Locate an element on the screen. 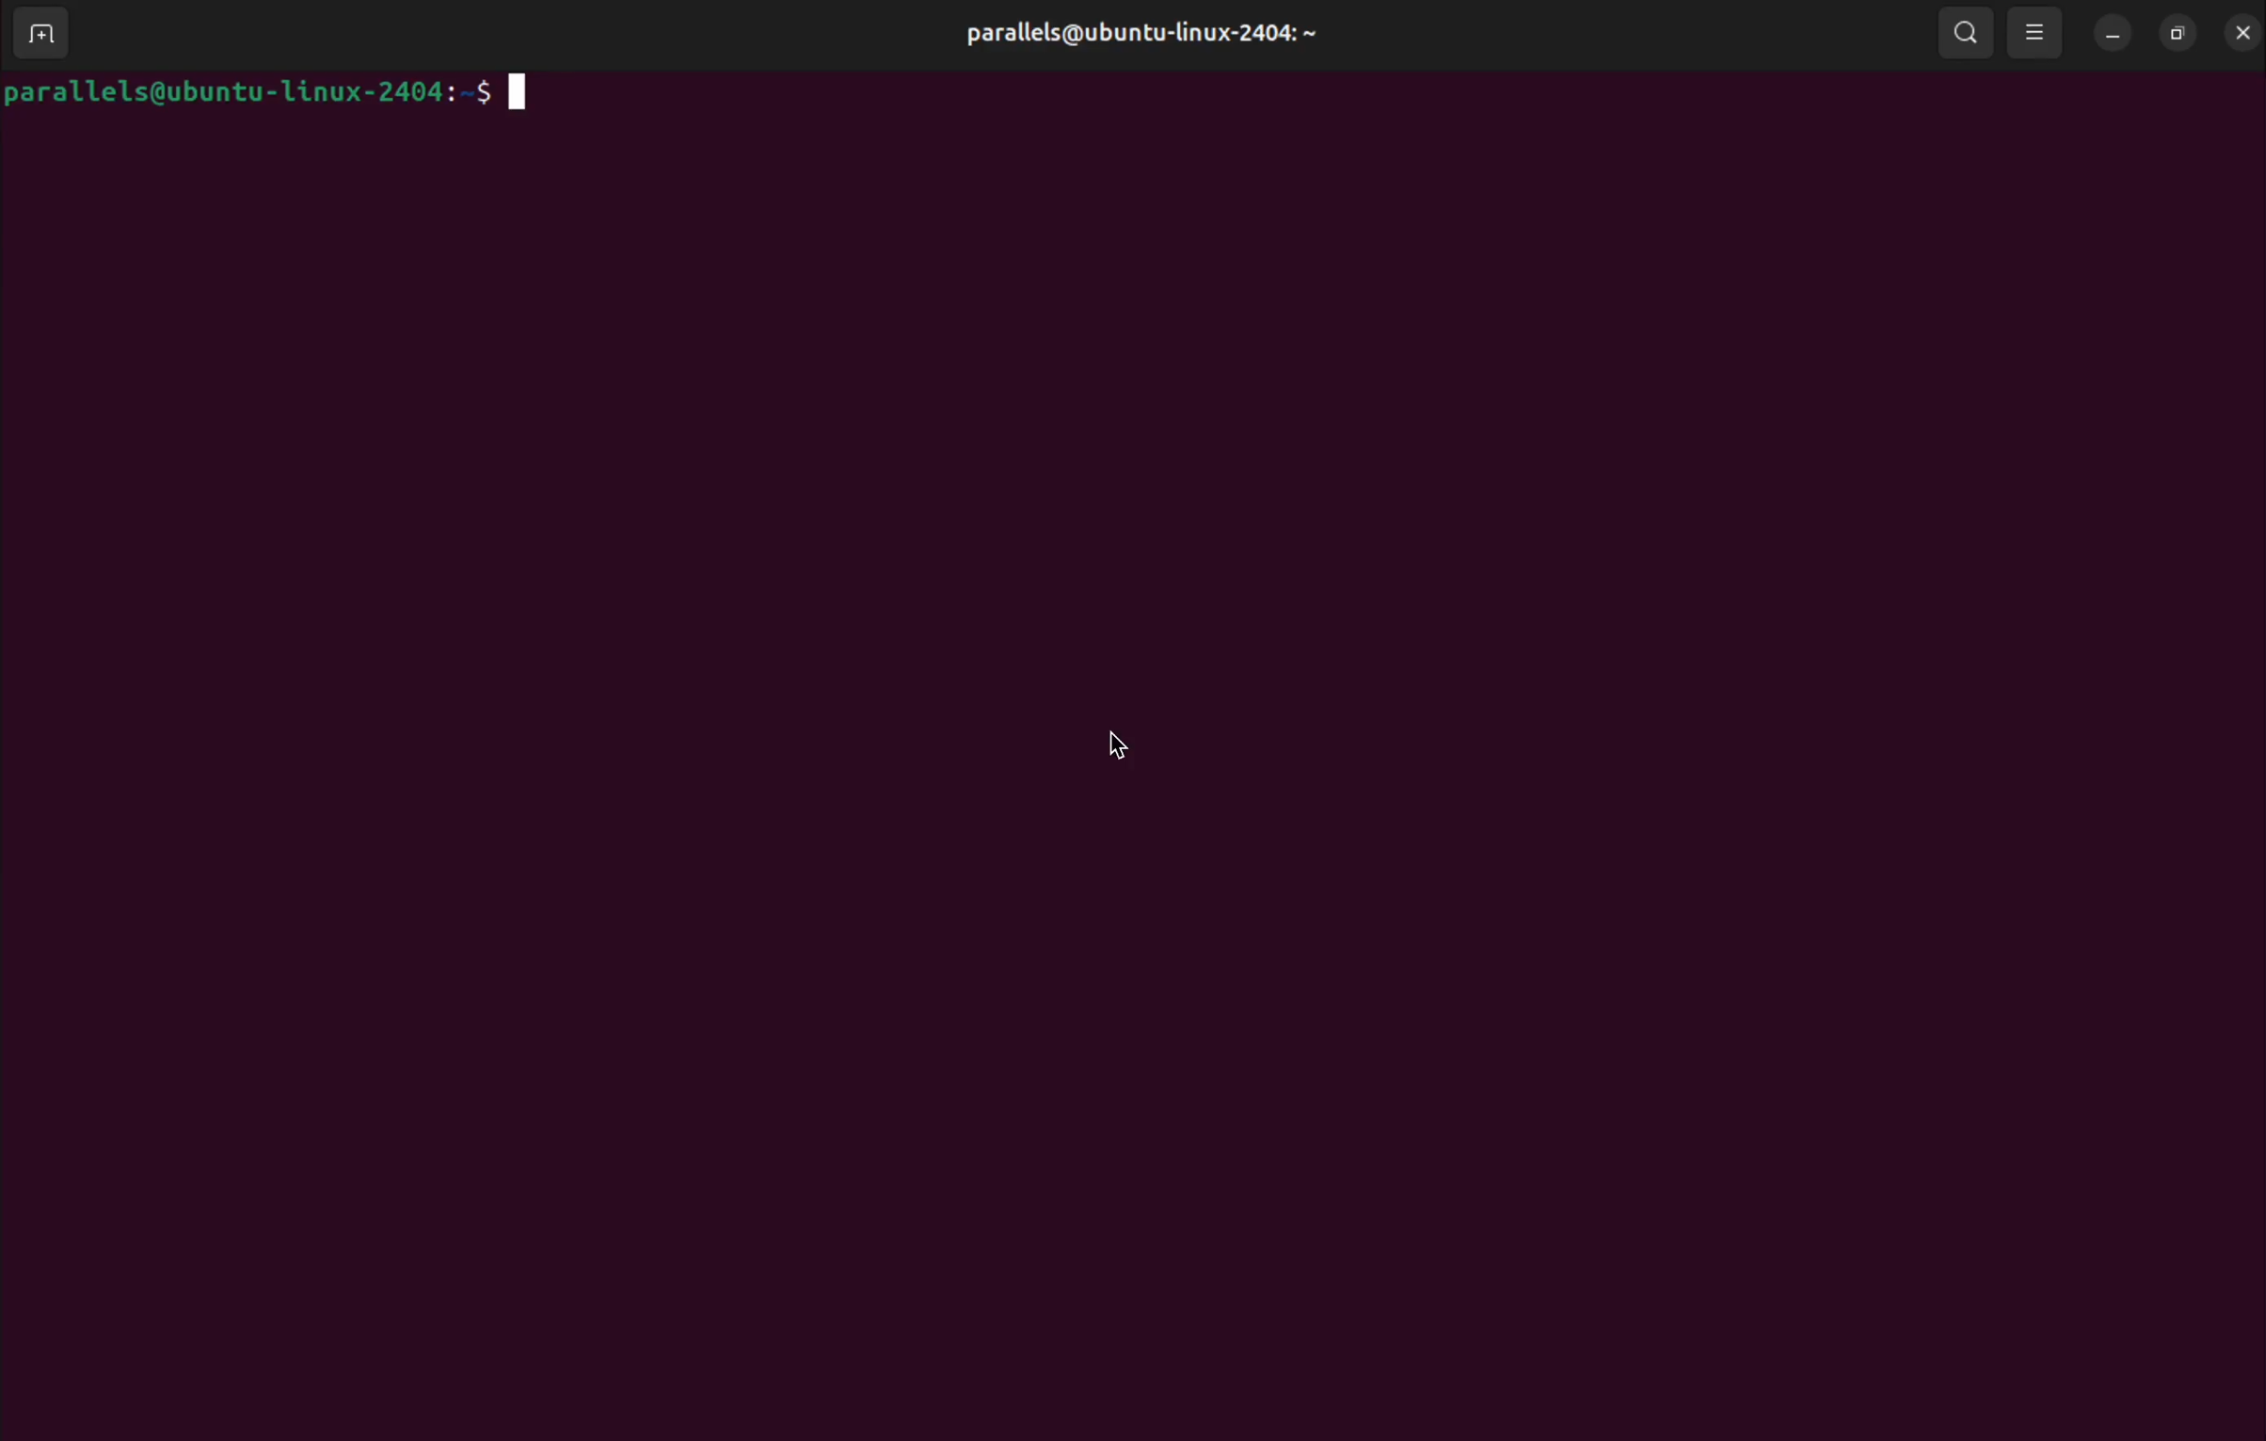  search  is located at coordinates (1966, 32).